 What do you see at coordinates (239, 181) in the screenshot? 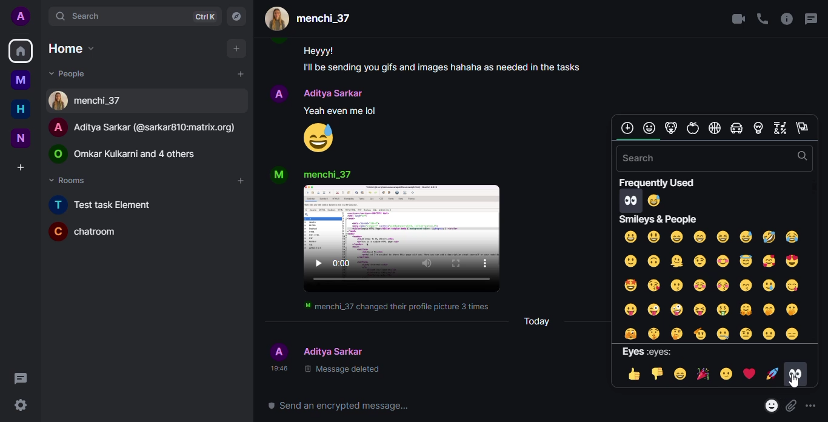
I see `add` at bounding box center [239, 181].